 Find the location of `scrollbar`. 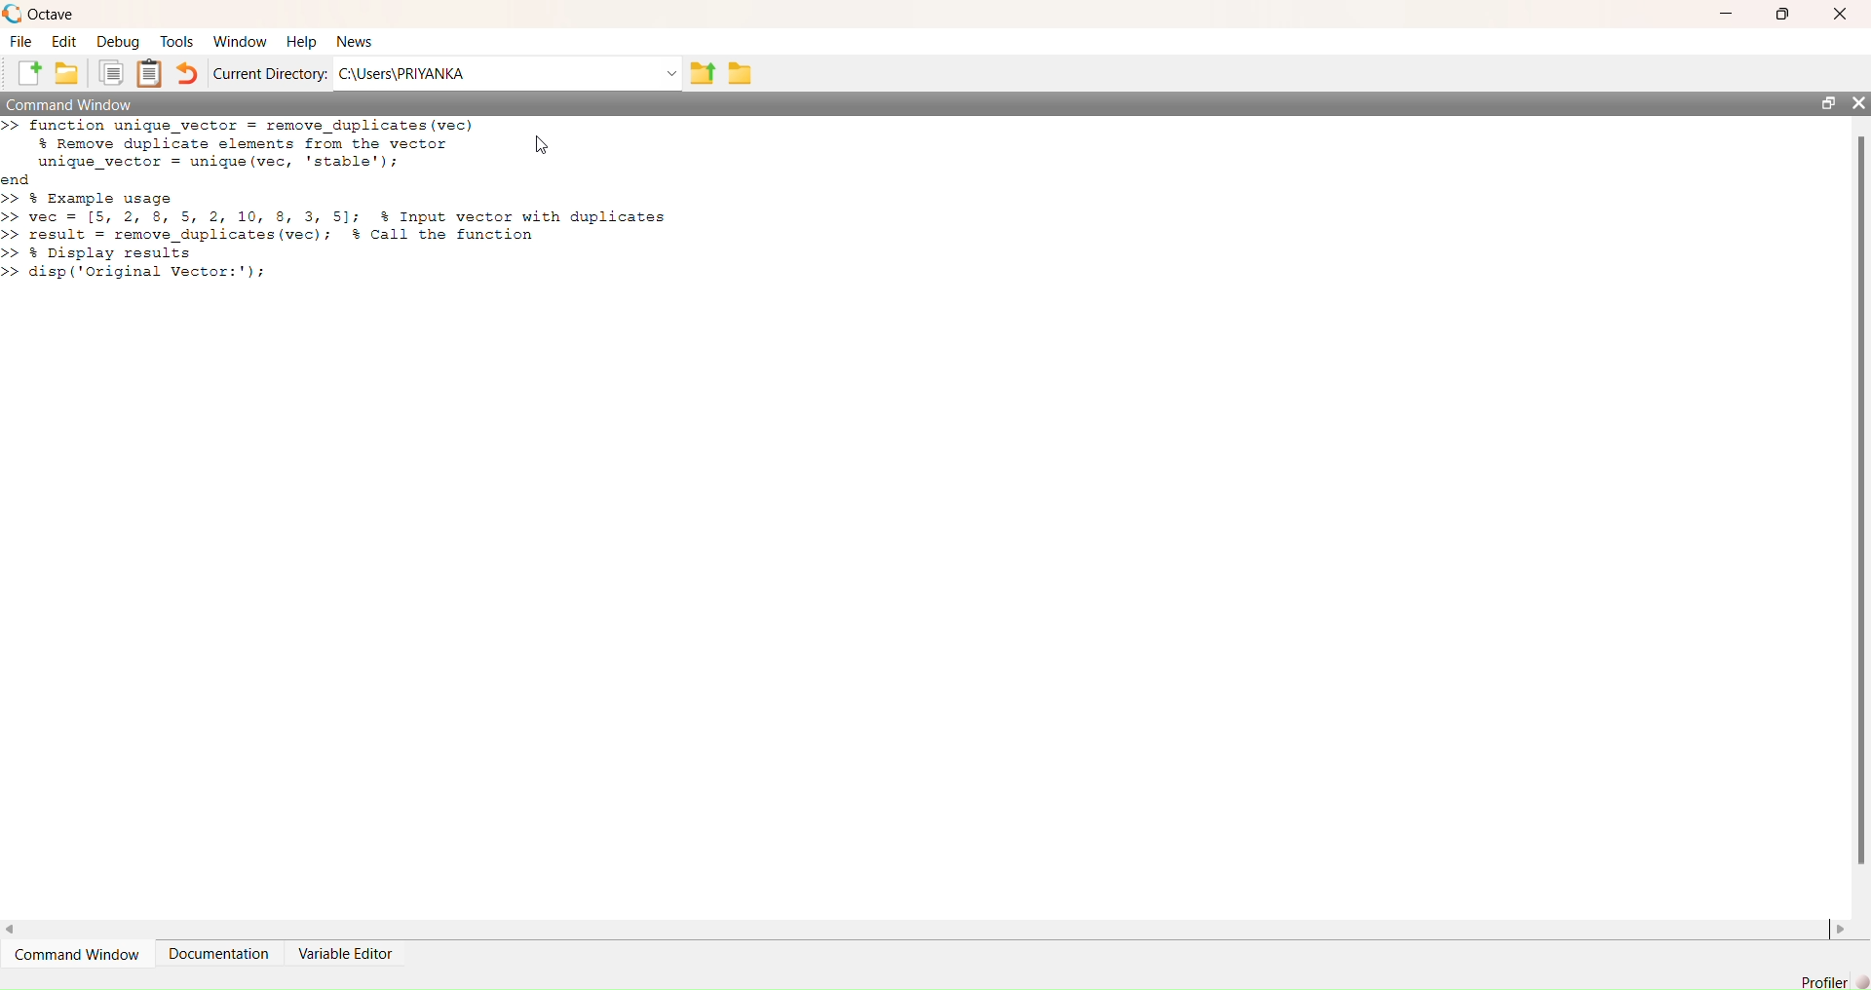

scrollbar is located at coordinates (1862, 501).